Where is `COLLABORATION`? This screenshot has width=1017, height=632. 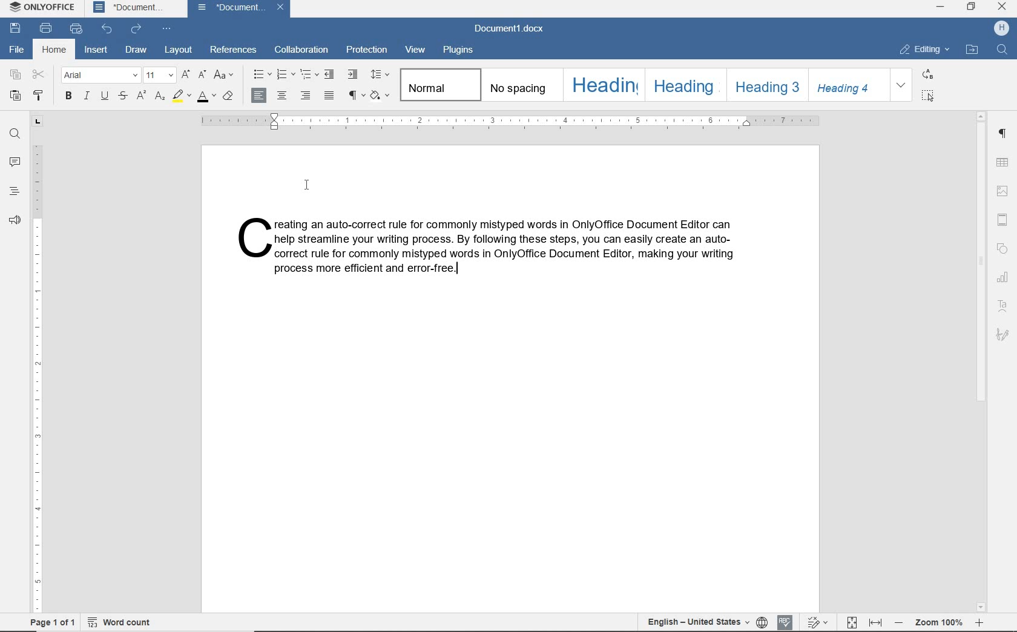 COLLABORATION is located at coordinates (301, 49).